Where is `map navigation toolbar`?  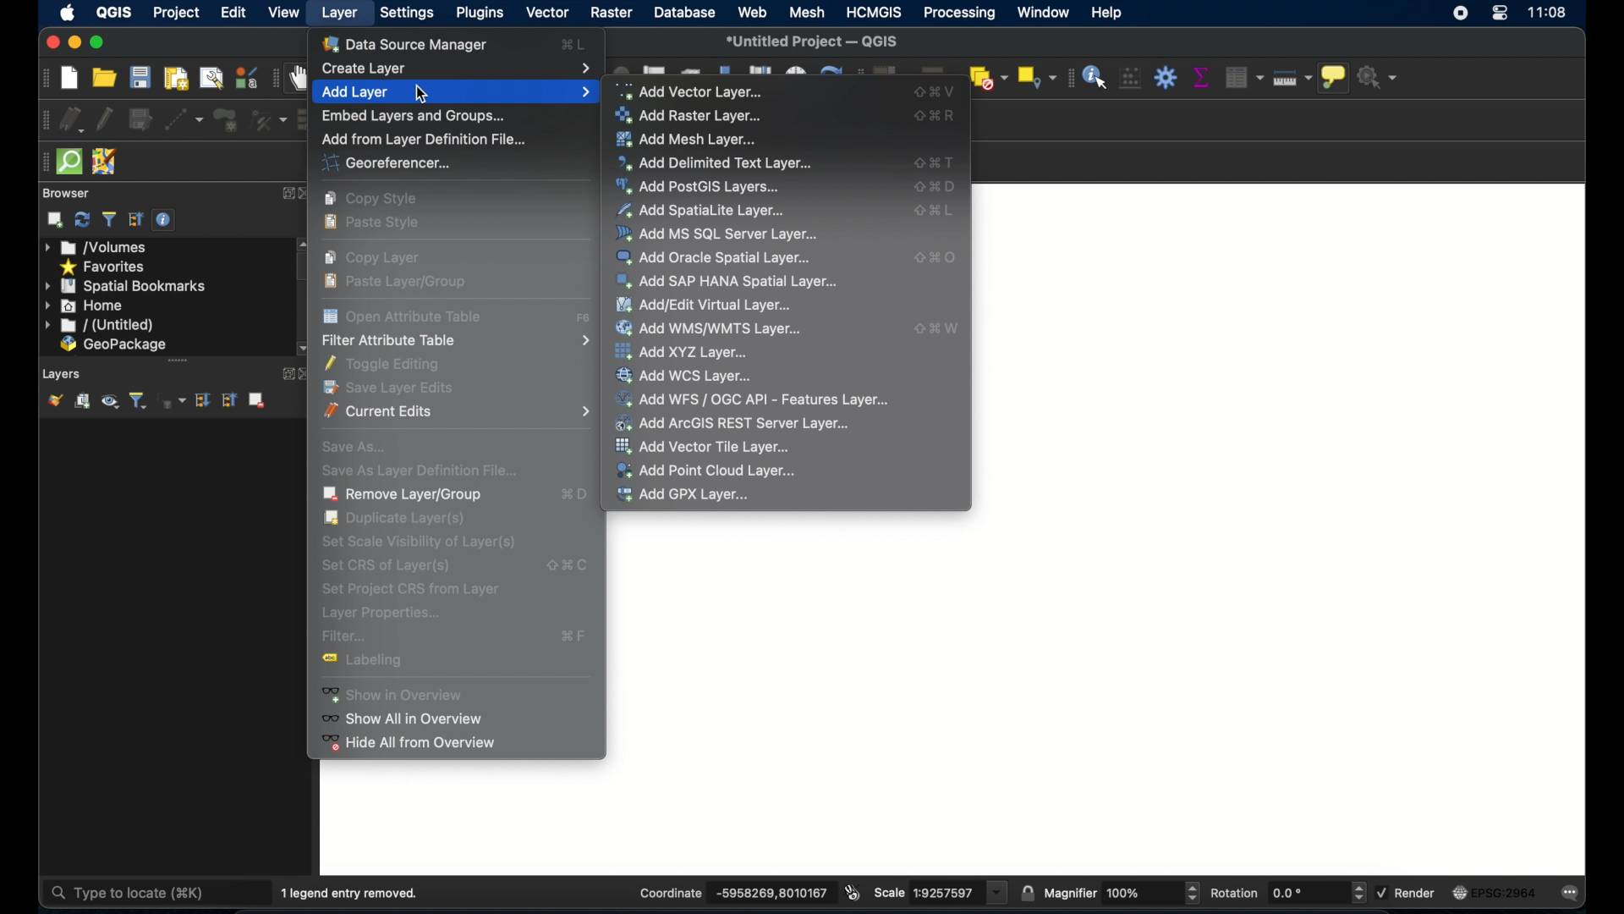
map navigation toolbar is located at coordinates (276, 78).